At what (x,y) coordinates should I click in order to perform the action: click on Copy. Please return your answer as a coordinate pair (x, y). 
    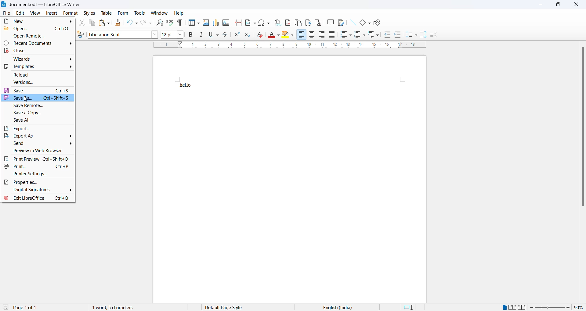
    Looking at the image, I should click on (91, 23).